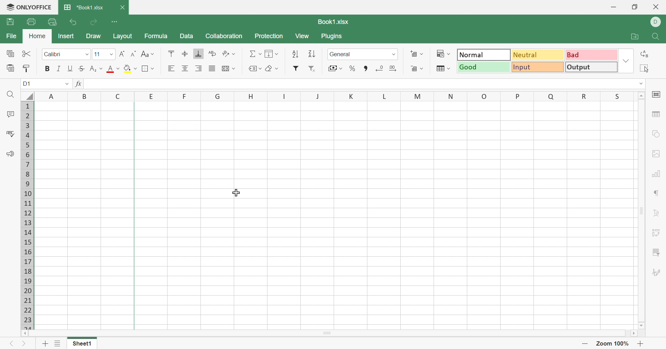  I want to click on Home, so click(38, 35).